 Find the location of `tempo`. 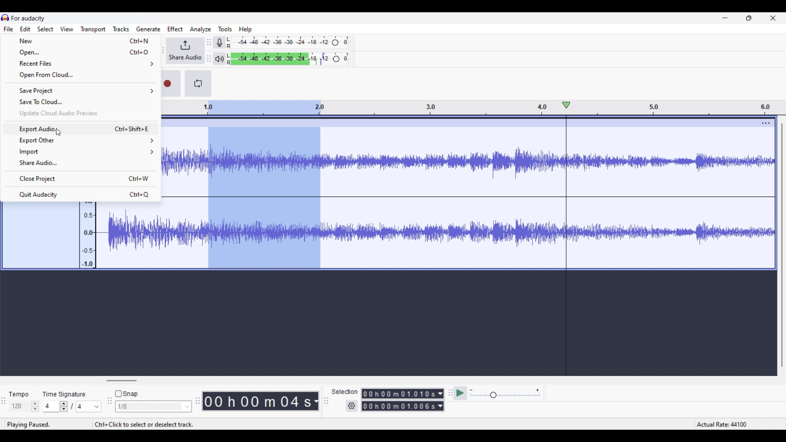

tempo is located at coordinates (19, 395).